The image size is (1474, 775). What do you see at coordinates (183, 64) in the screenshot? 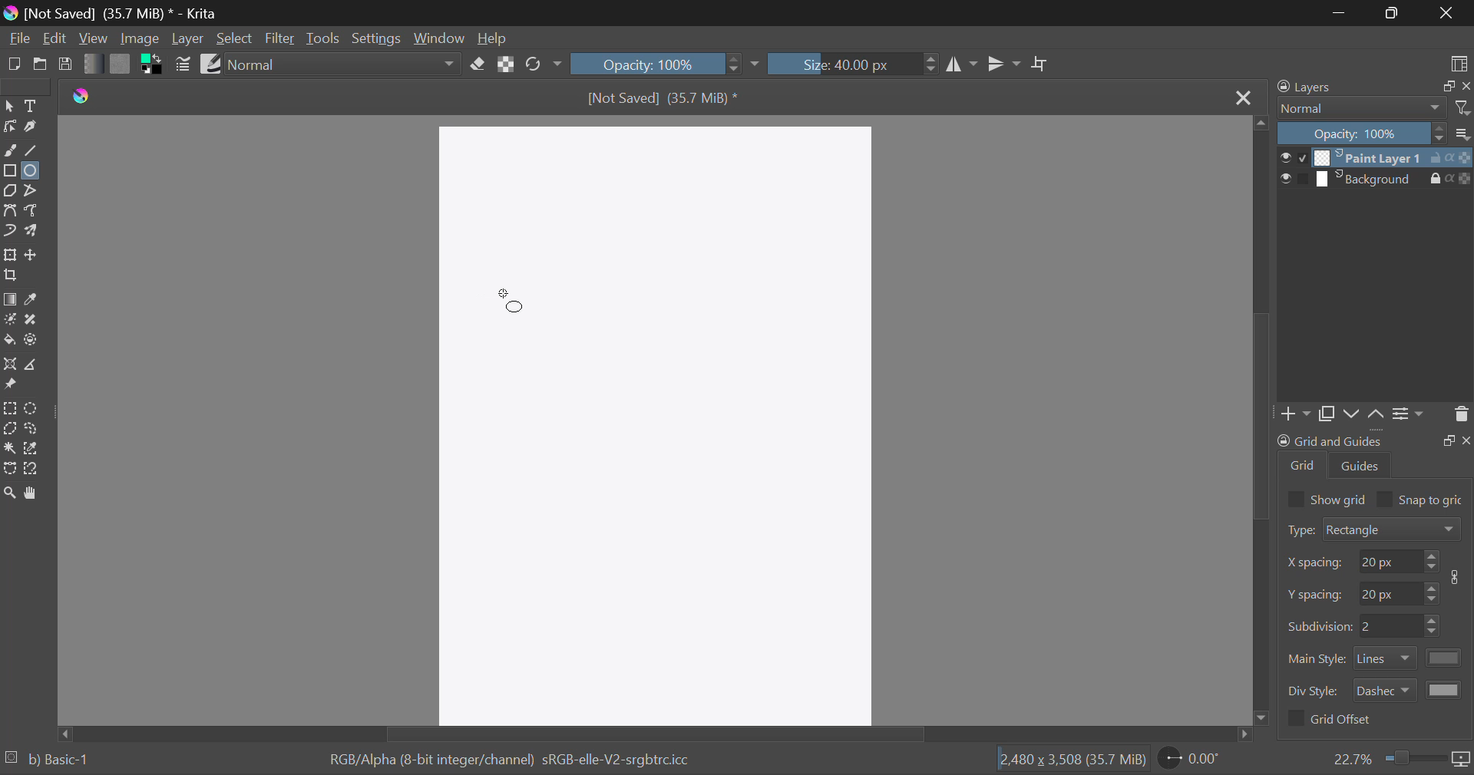
I see `Brush Settings` at bounding box center [183, 64].